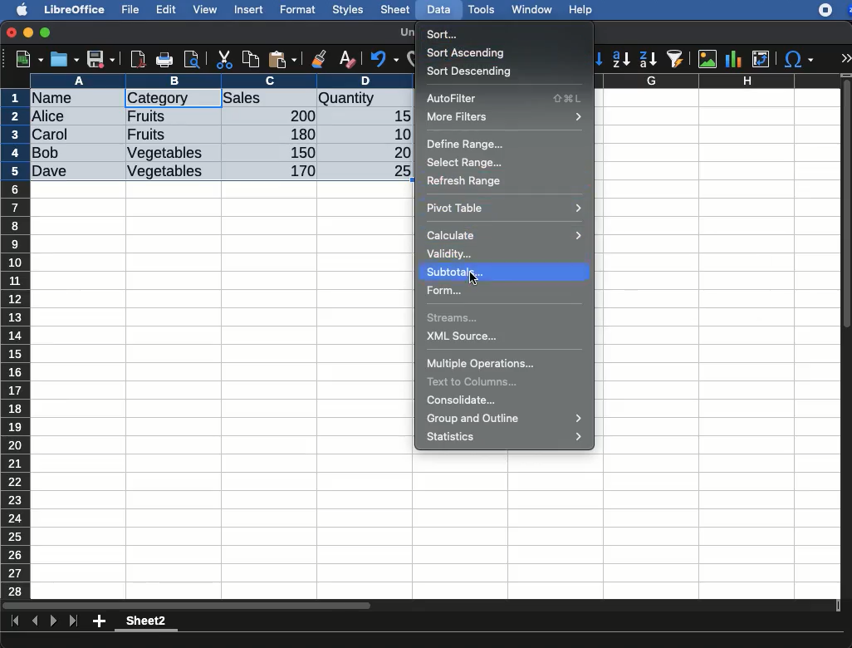 Image resolution: width=852 pixels, height=648 pixels. Describe the element at coordinates (445, 34) in the screenshot. I see `sort` at that location.